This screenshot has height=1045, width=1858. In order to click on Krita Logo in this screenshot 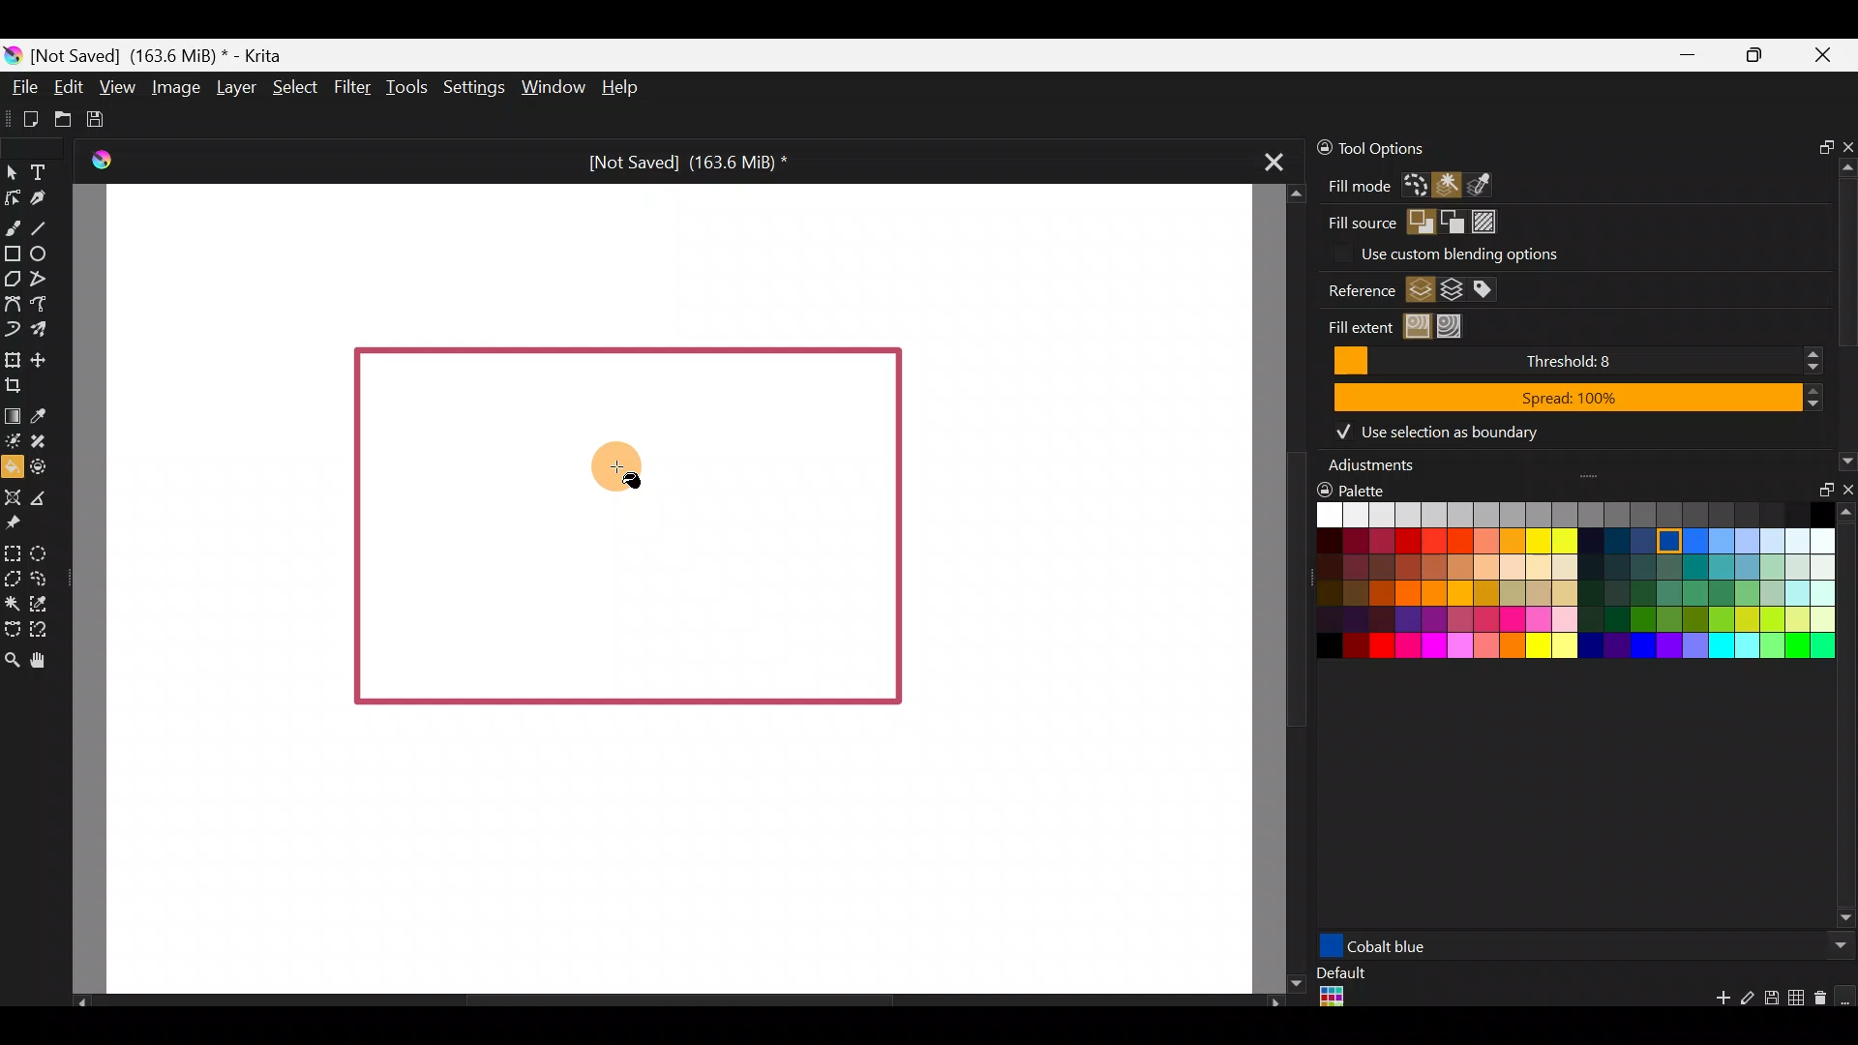, I will do `click(102, 159)`.